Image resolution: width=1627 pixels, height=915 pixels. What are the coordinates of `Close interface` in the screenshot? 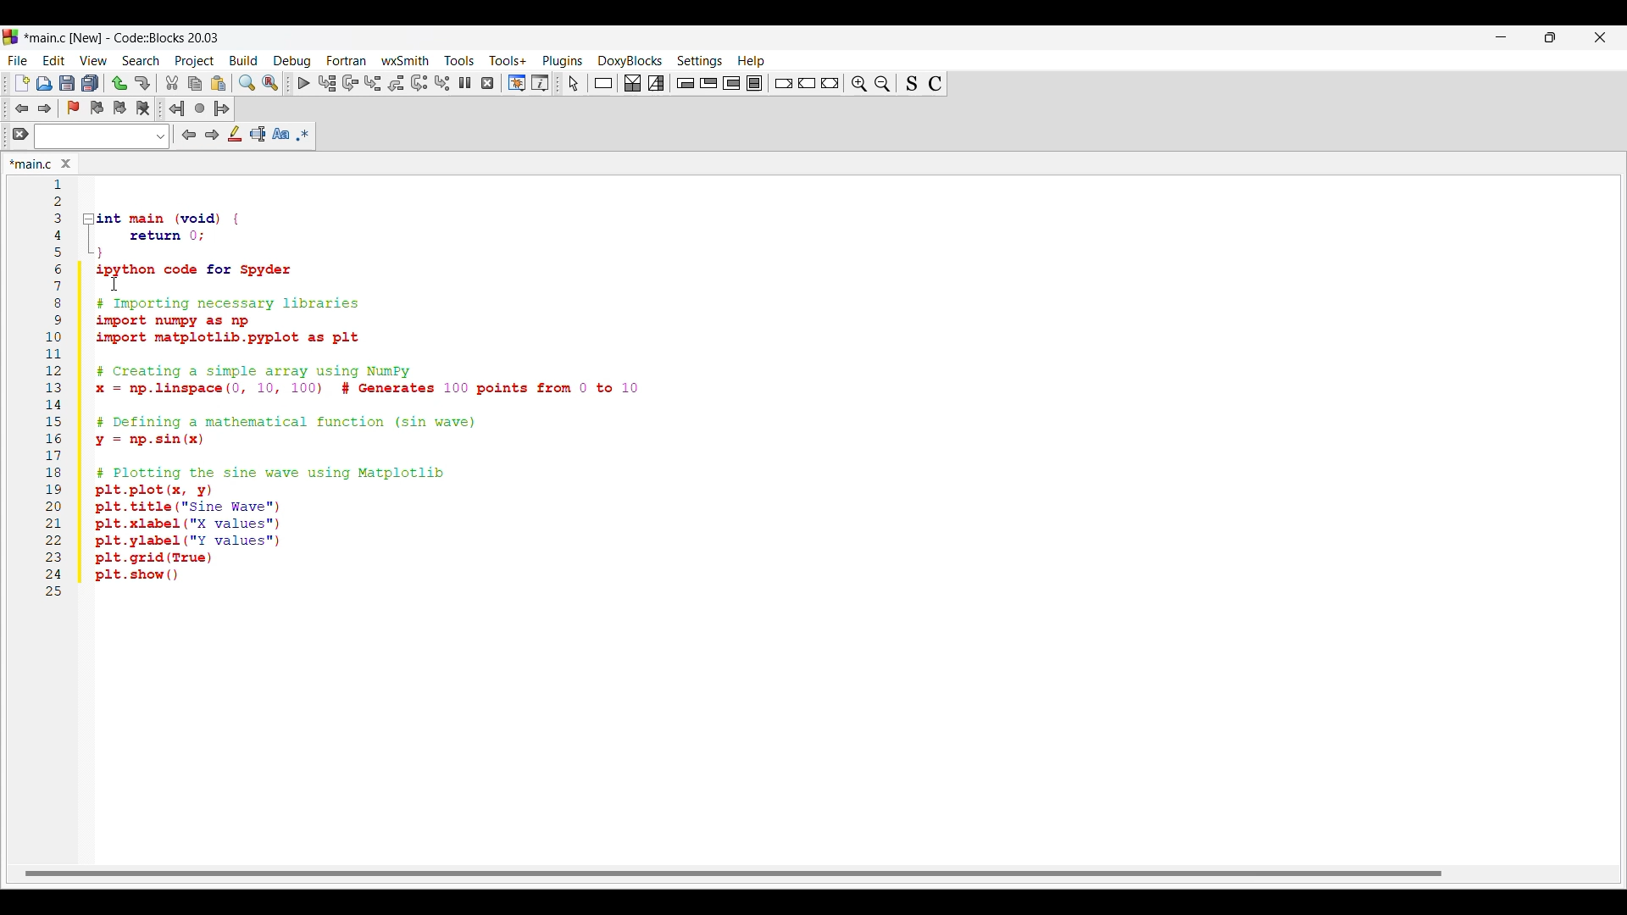 It's located at (1601, 37).